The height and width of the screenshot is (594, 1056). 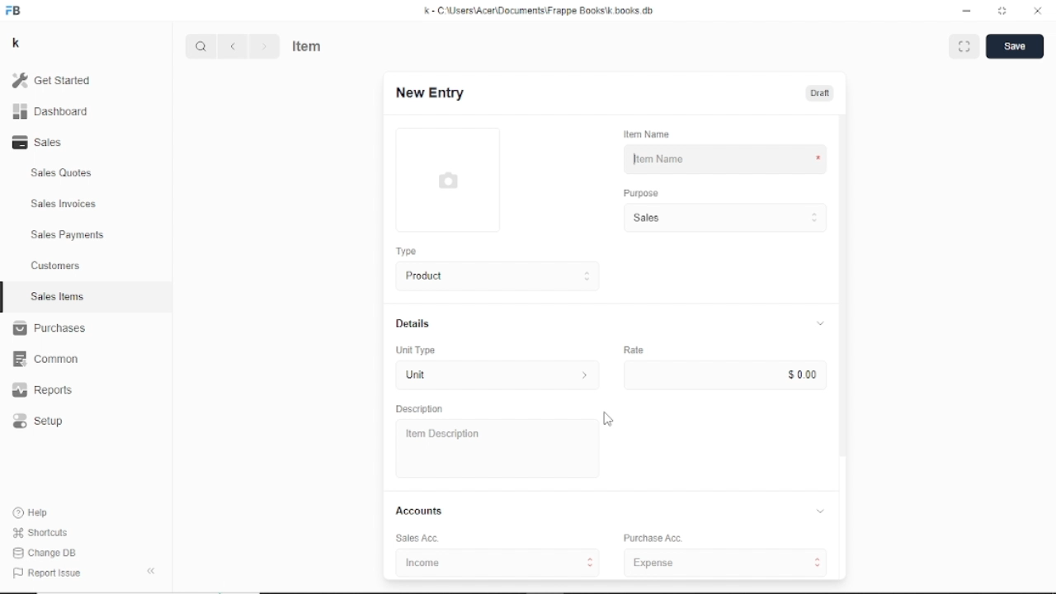 I want to click on Details, so click(x=610, y=323).